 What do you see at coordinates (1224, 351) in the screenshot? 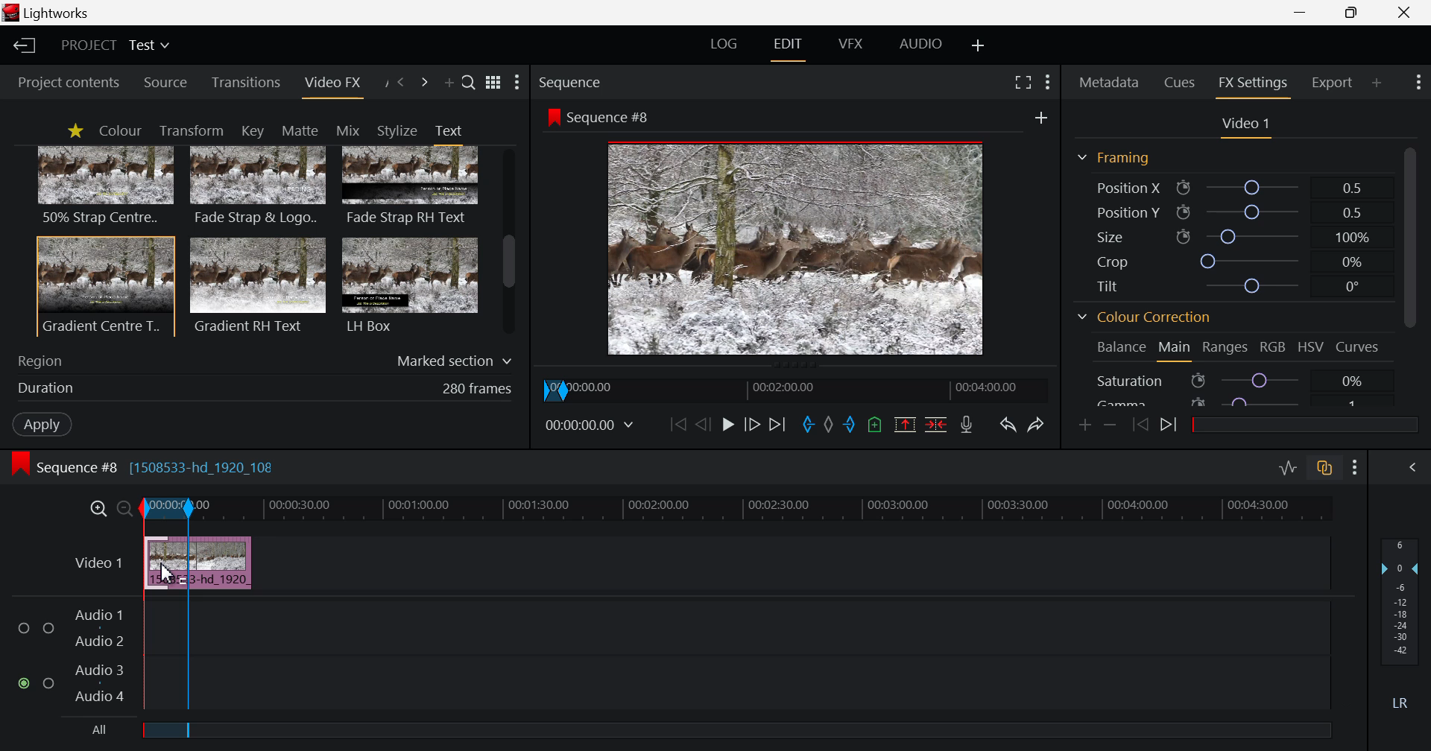
I see `Ranges` at bounding box center [1224, 351].